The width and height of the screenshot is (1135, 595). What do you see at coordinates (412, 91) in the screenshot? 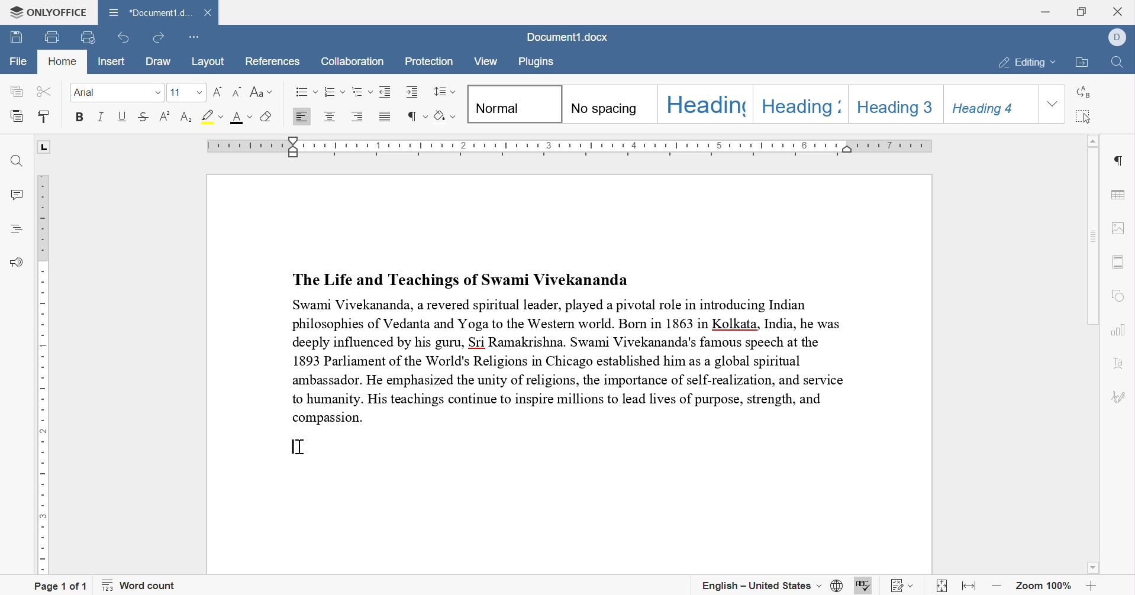
I see `increase indent` at bounding box center [412, 91].